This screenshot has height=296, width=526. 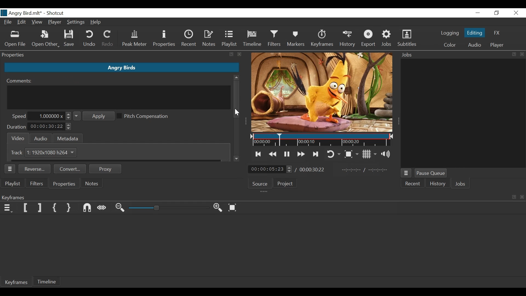 What do you see at coordinates (252, 39) in the screenshot?
I see `Timeline` at bounding box center [252, 39].